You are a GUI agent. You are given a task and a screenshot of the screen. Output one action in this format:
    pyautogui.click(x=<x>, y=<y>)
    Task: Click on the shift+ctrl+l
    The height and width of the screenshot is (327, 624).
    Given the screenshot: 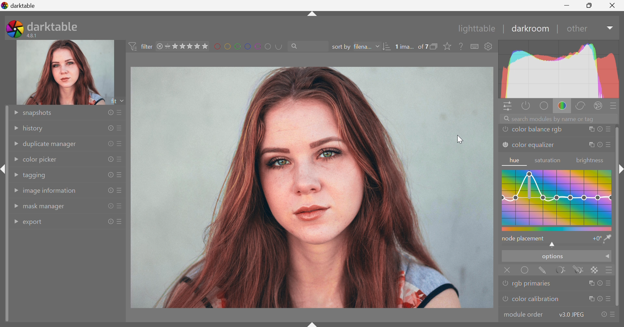 What is the action you would take?
    pyautogui.click(x=4, y=169)
    